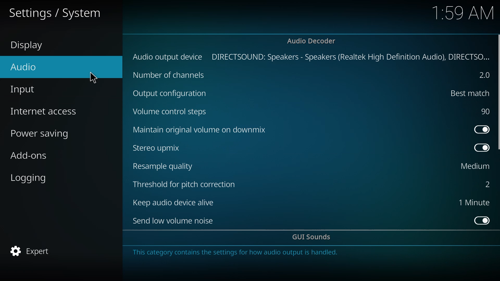  What do you see at coordinates (46, 111) in the screenshot?
I see `internet access` at bounding box center [46, 111].